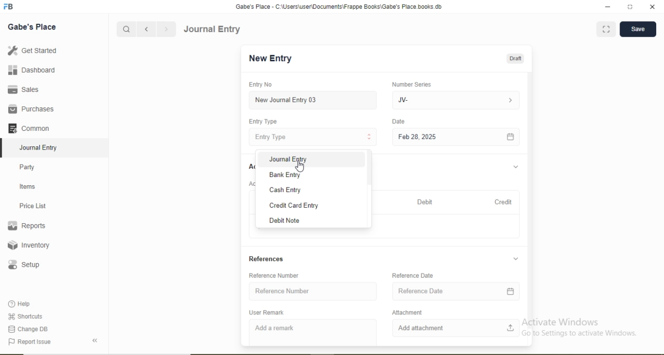 The width and height of the screenshot is (664, 355). What do you see at coordinates (638, 28) in the screenshot?
I see `Save` at bounding box center [638, 28].